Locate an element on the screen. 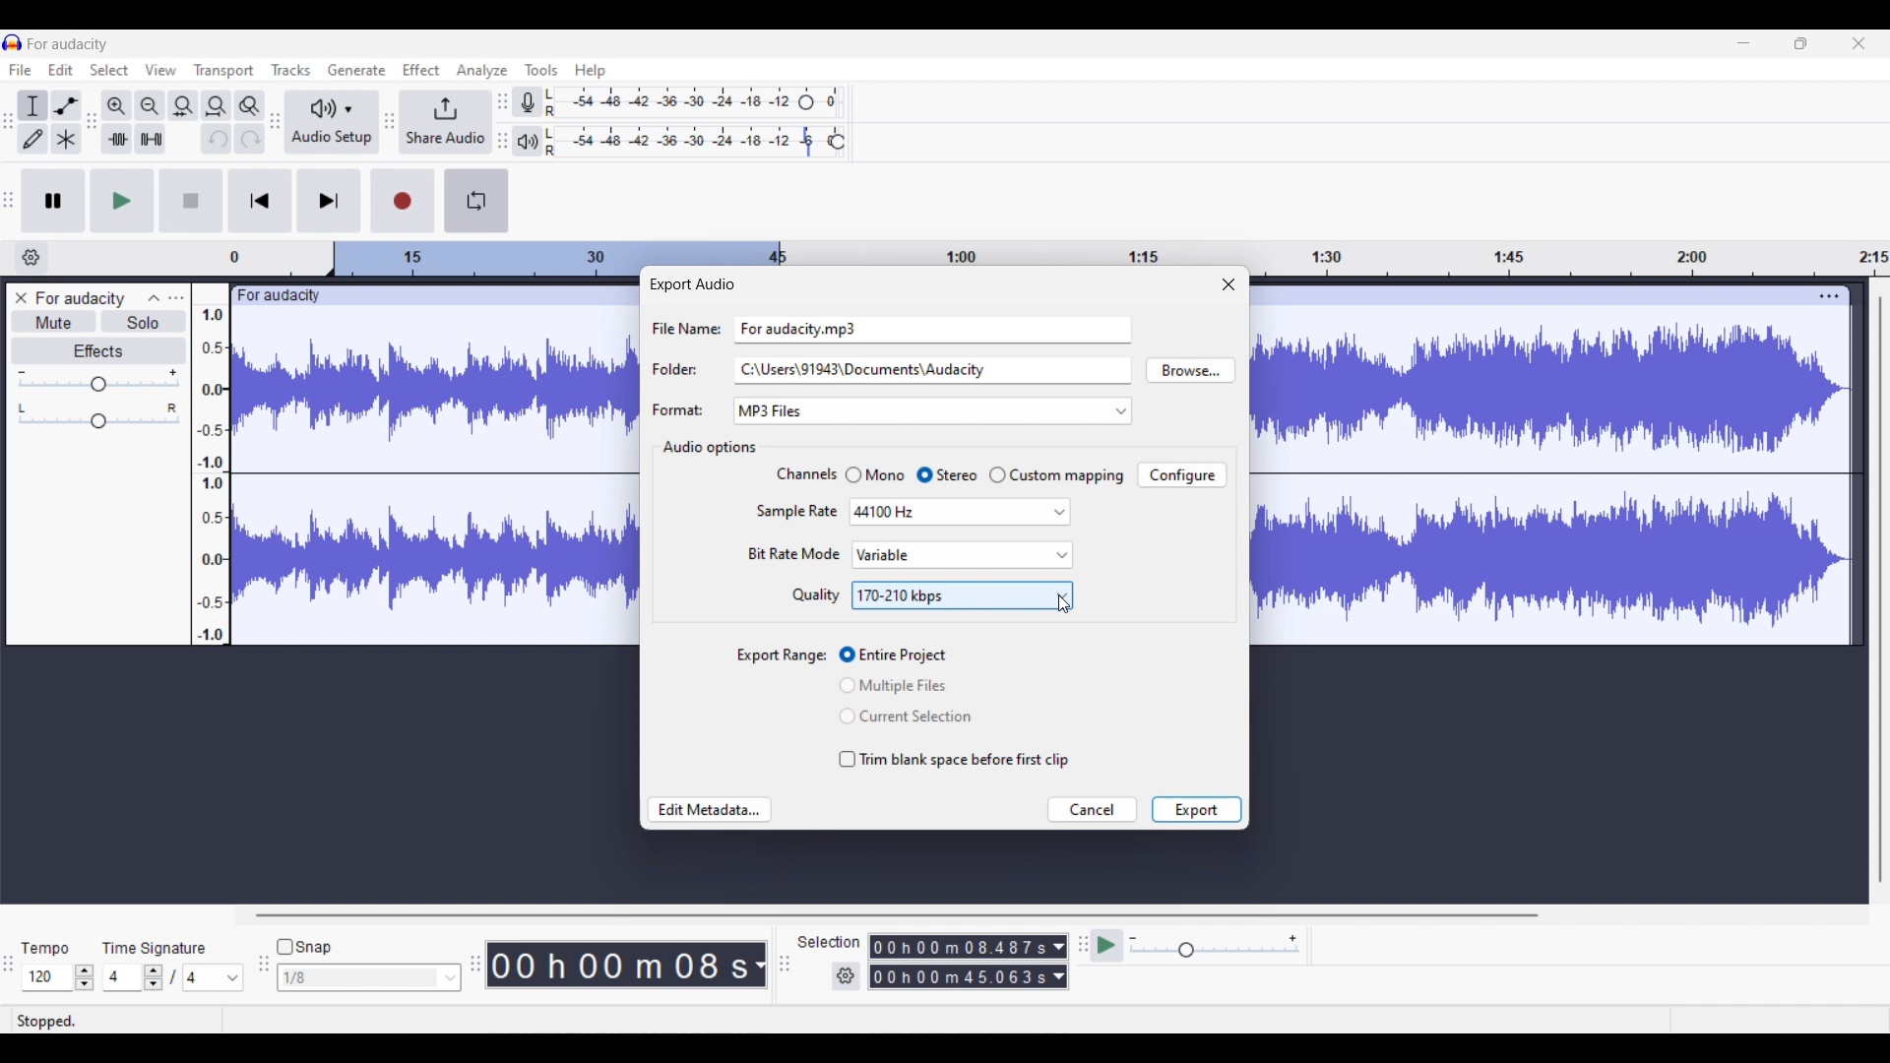 The image size is (1890, 1063). Envelop tool is located at coordinates (66, 106).